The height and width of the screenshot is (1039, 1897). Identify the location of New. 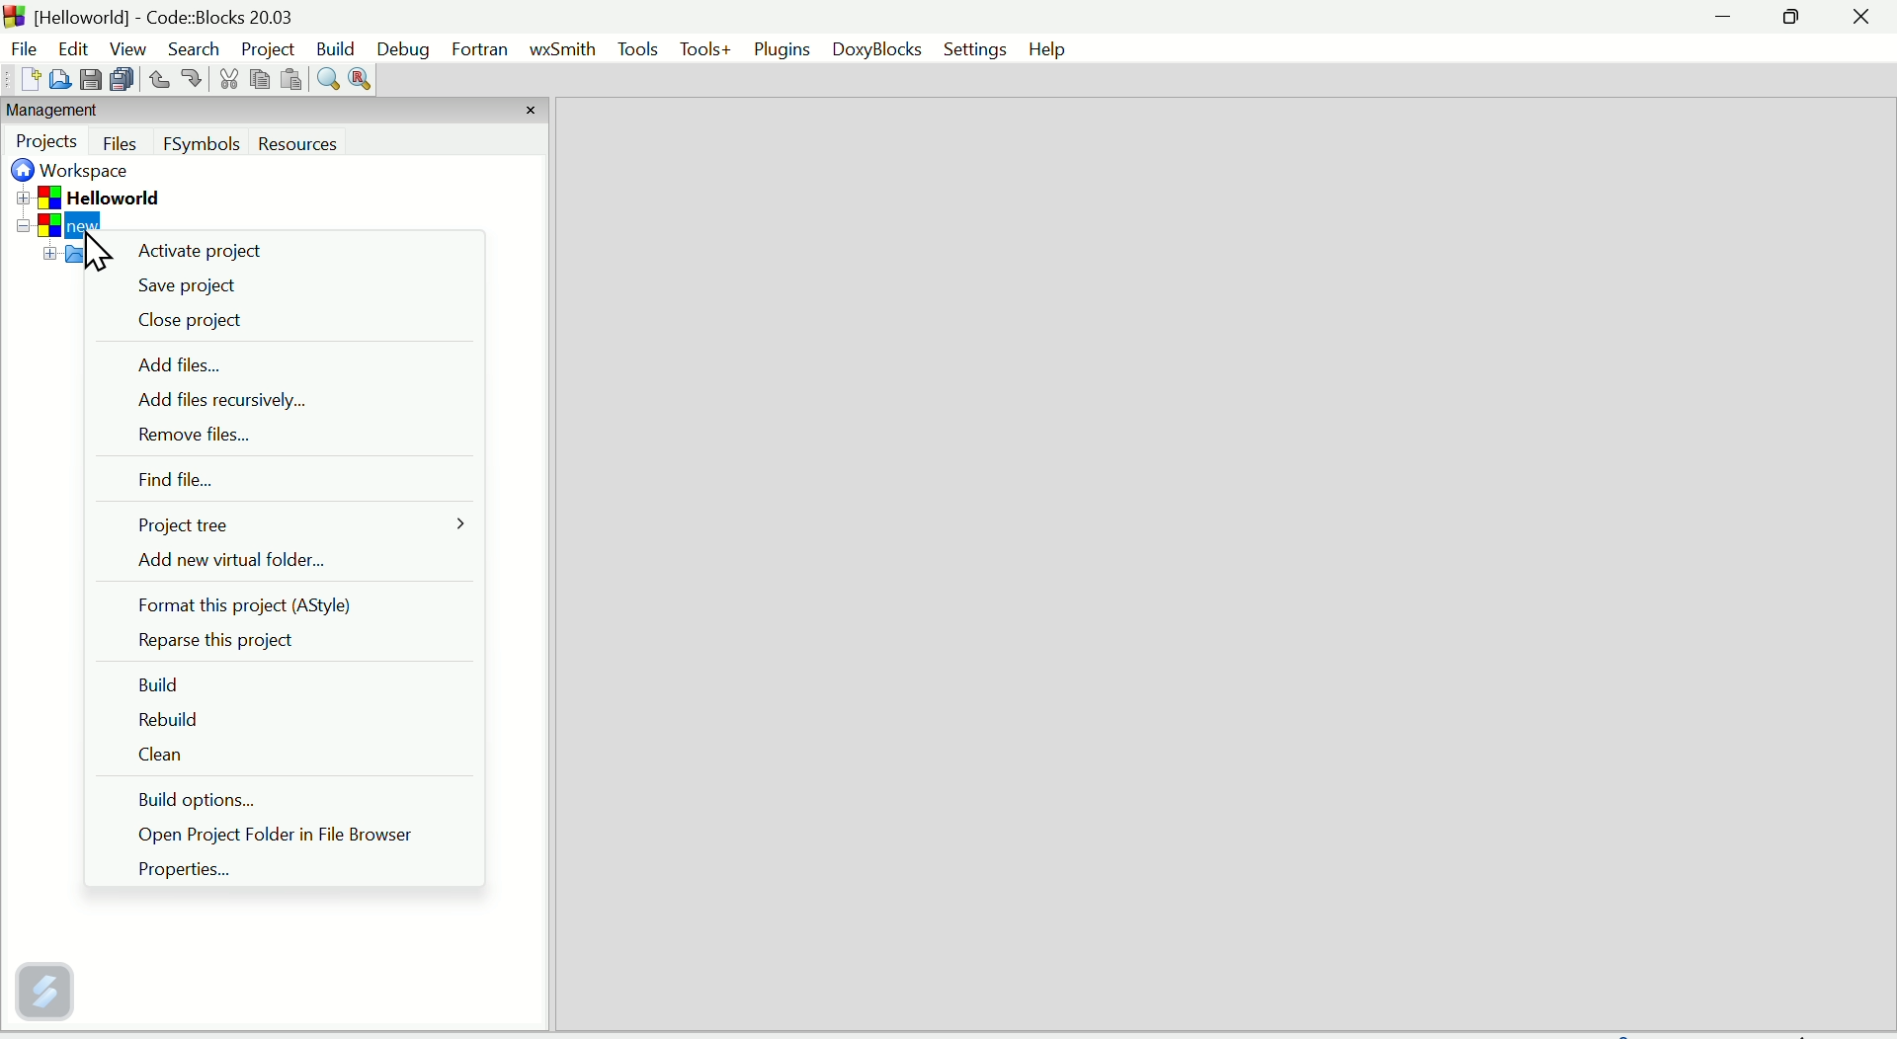
(22, 81).